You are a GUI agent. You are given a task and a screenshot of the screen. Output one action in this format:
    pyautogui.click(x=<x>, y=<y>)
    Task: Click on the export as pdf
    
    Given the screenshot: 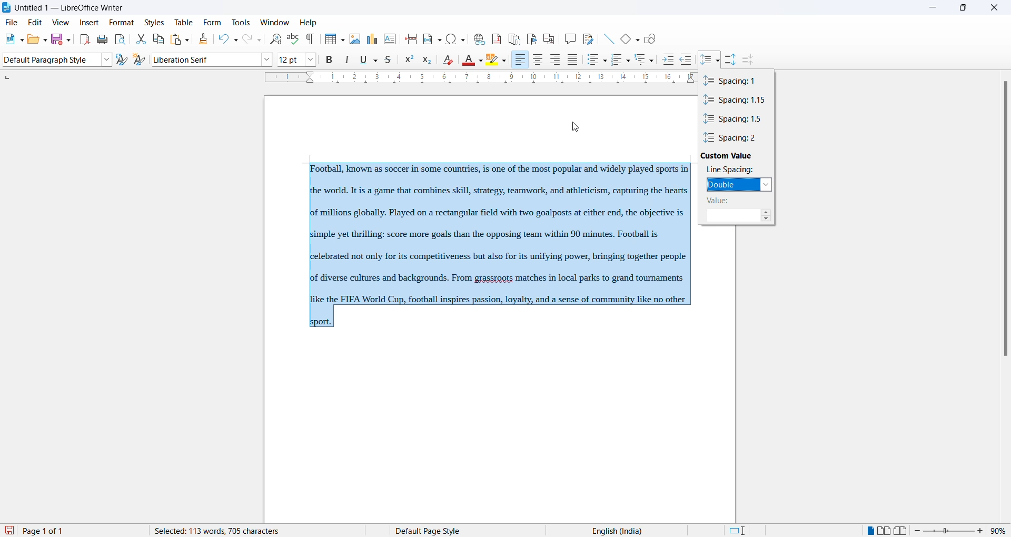 What is the action you would take?
    pyautogui.click(x=83, y=39)
    